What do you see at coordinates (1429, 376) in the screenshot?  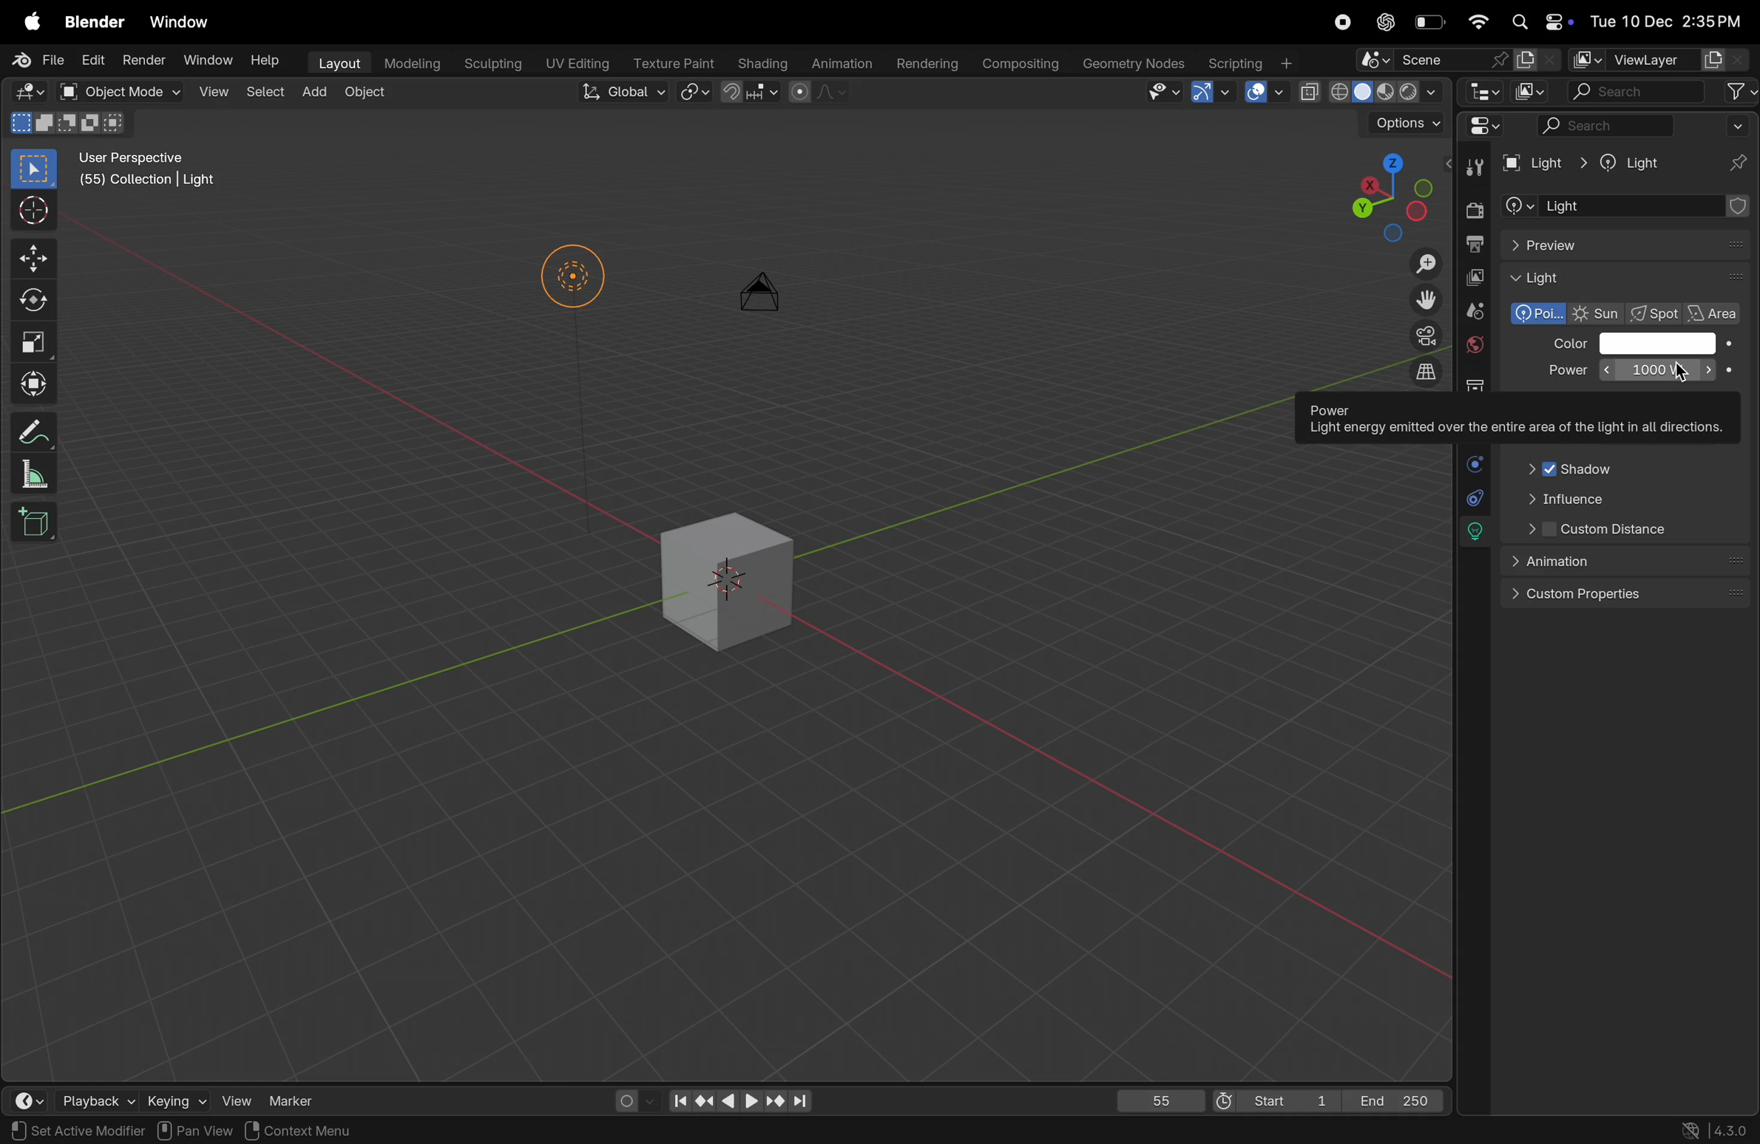 I see `orthographic view` at bounding box center [1429, 376].